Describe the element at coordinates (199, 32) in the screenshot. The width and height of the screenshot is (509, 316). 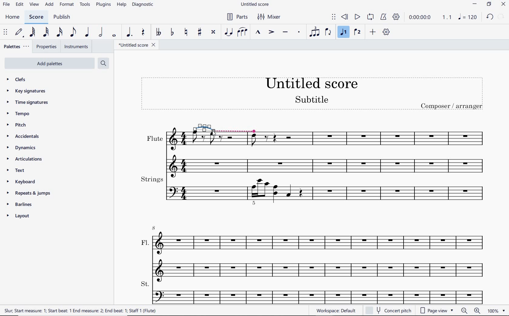
I see `TOGGLE SHARP` at that location.